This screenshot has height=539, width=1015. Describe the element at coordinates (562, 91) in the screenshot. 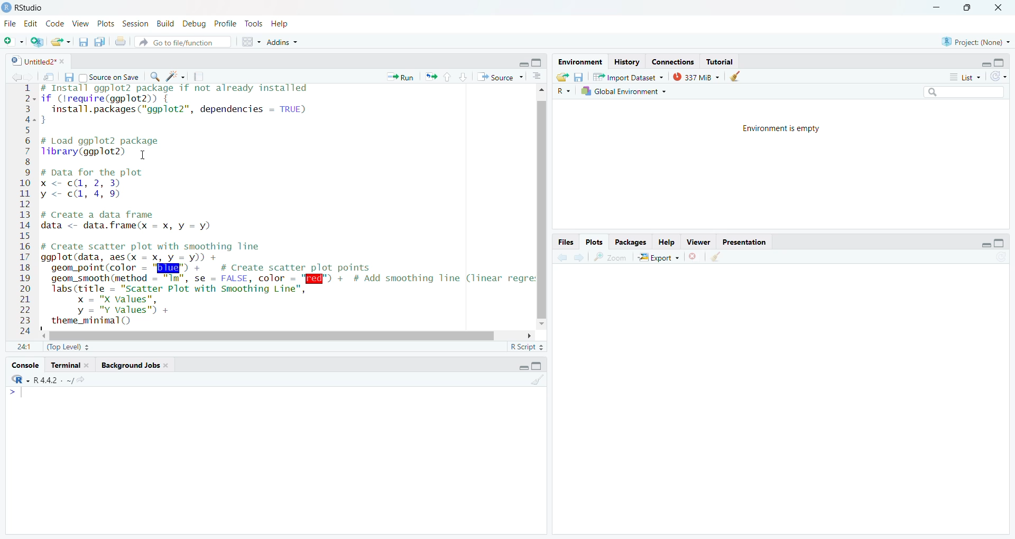

I see `R` at that location.